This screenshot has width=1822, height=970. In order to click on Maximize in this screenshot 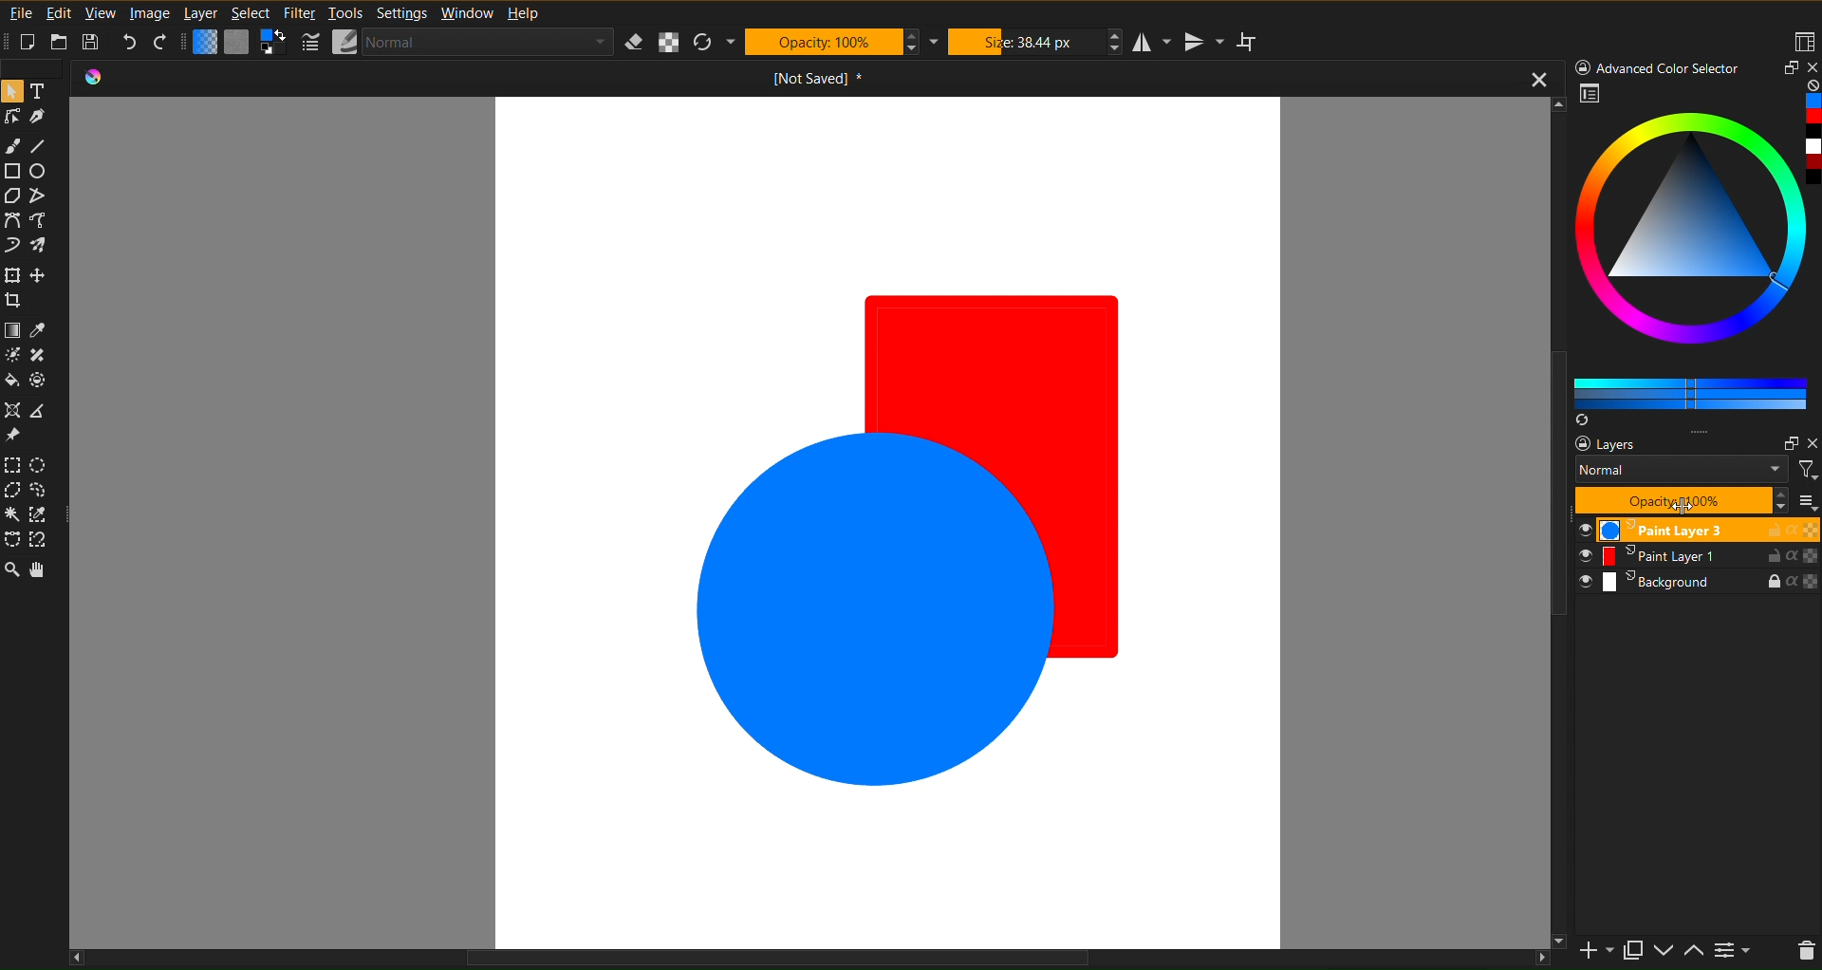, I will do `click(1785, 441)`.